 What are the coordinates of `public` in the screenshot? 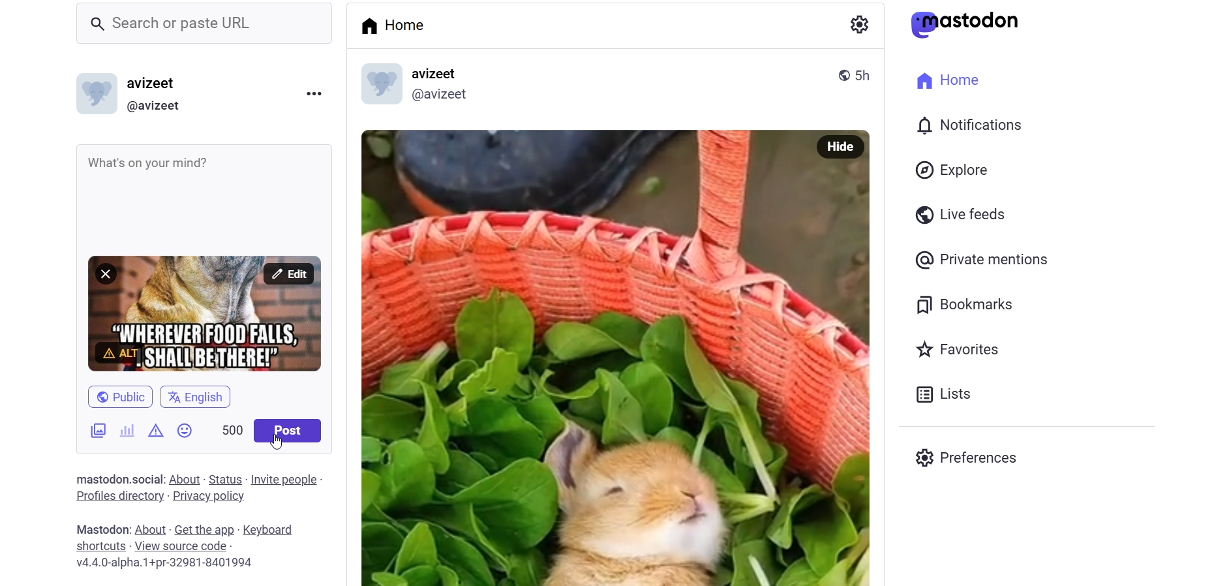 It's located at (121, 390).